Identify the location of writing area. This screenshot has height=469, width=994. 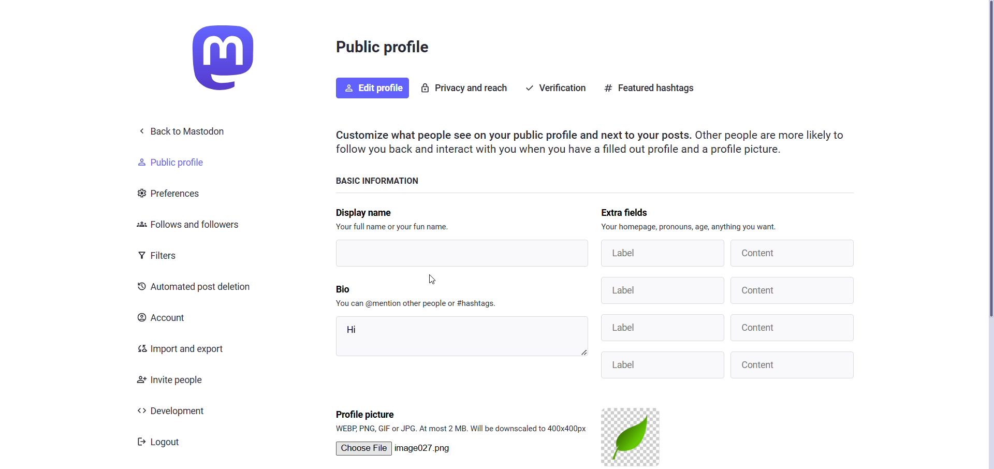
(463, 254).